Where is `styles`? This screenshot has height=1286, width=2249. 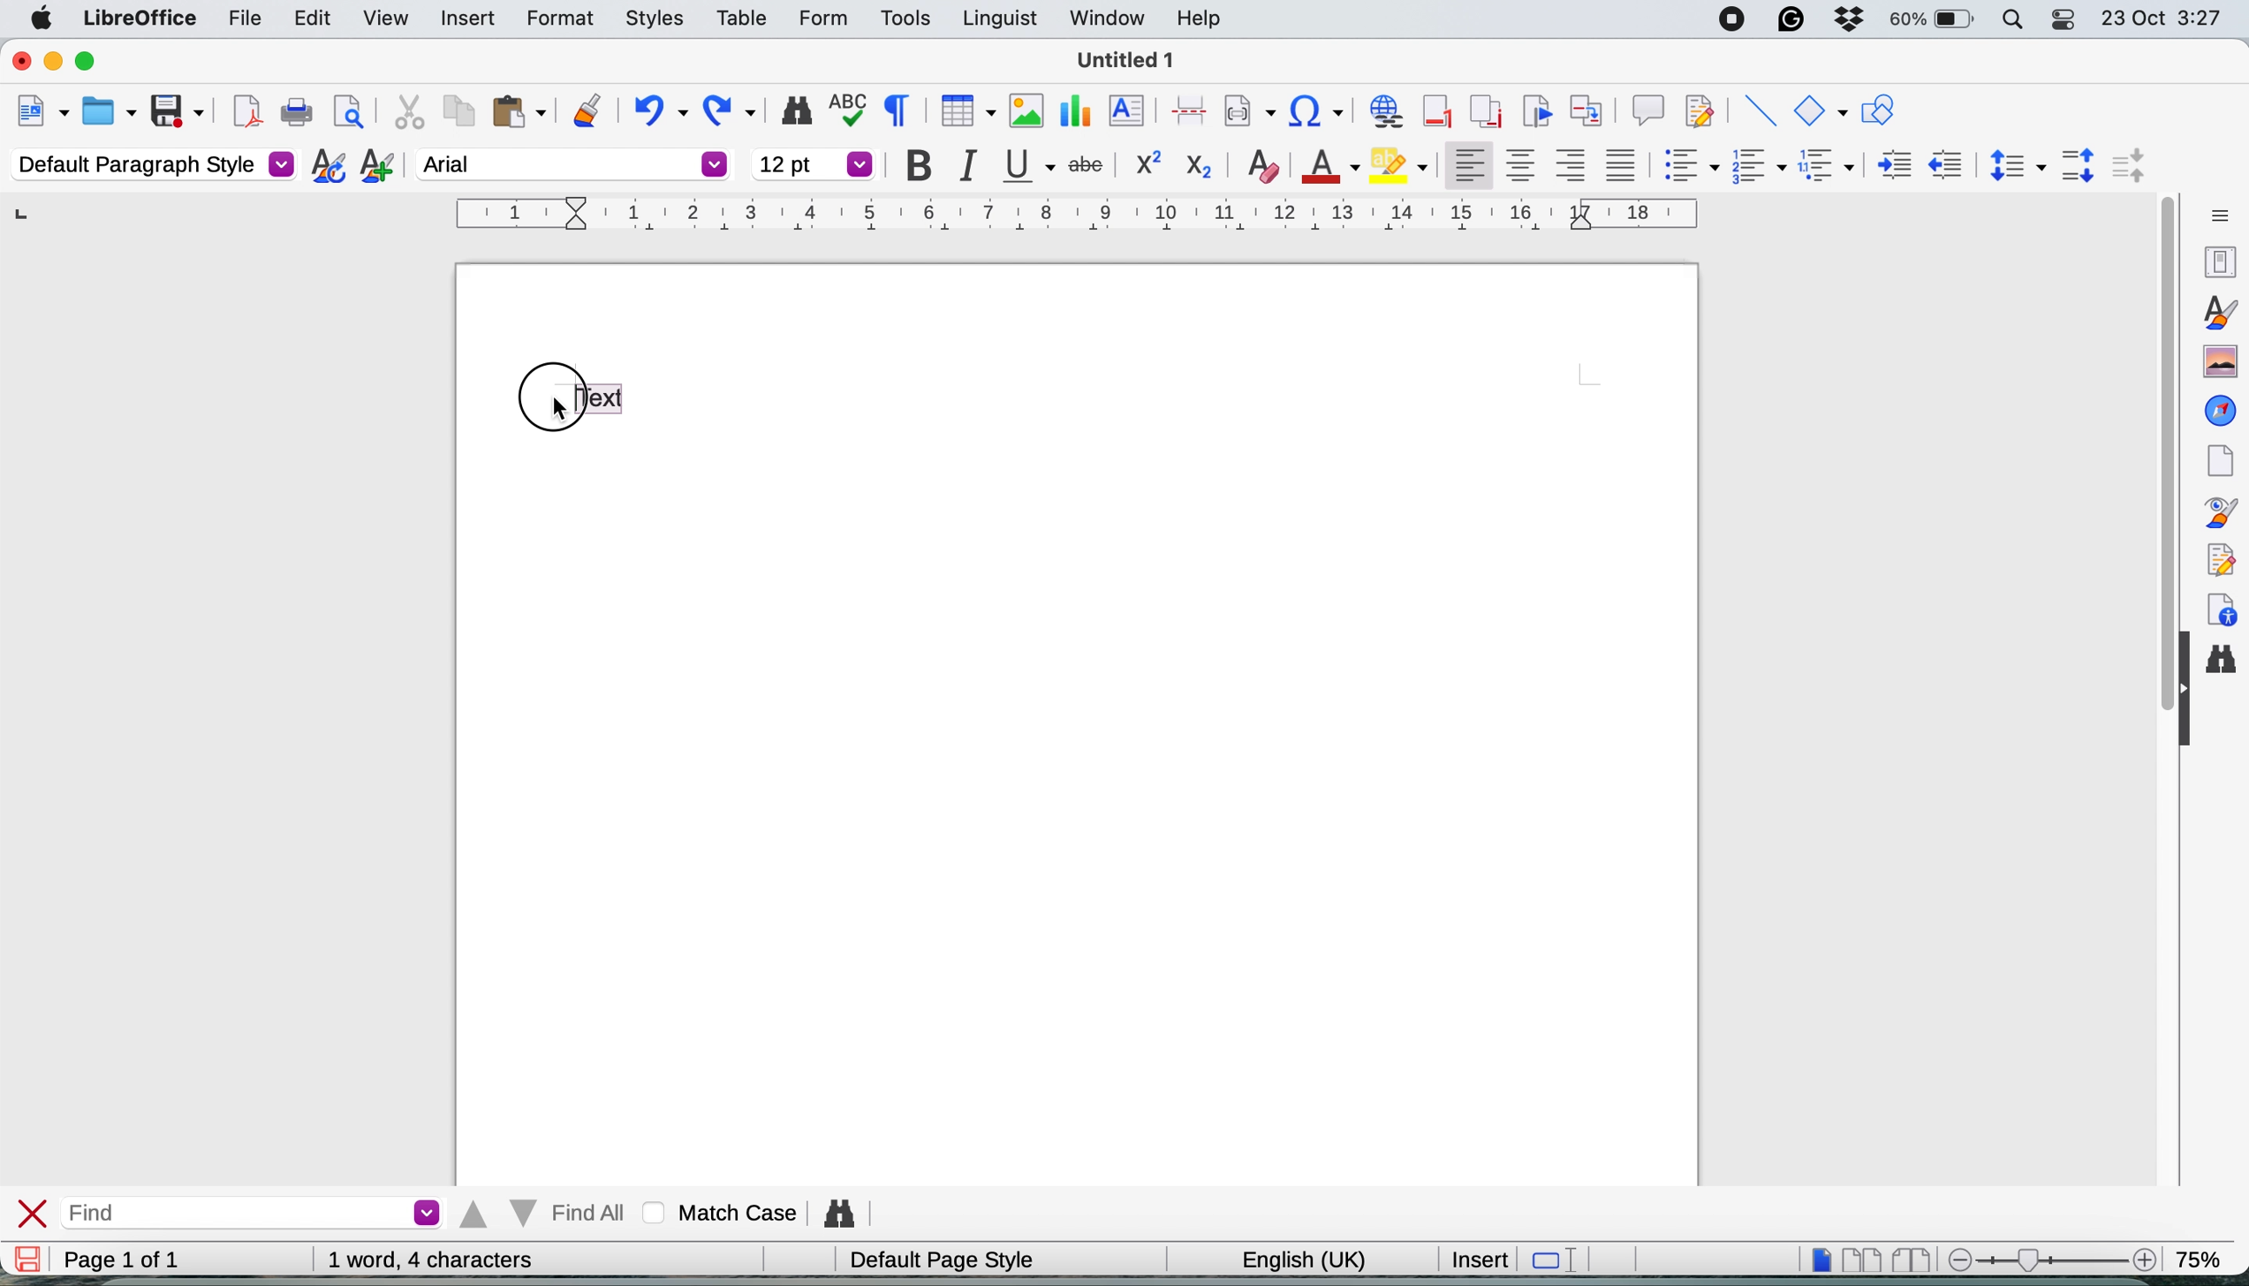 styles is located at coordinates (646, 19).